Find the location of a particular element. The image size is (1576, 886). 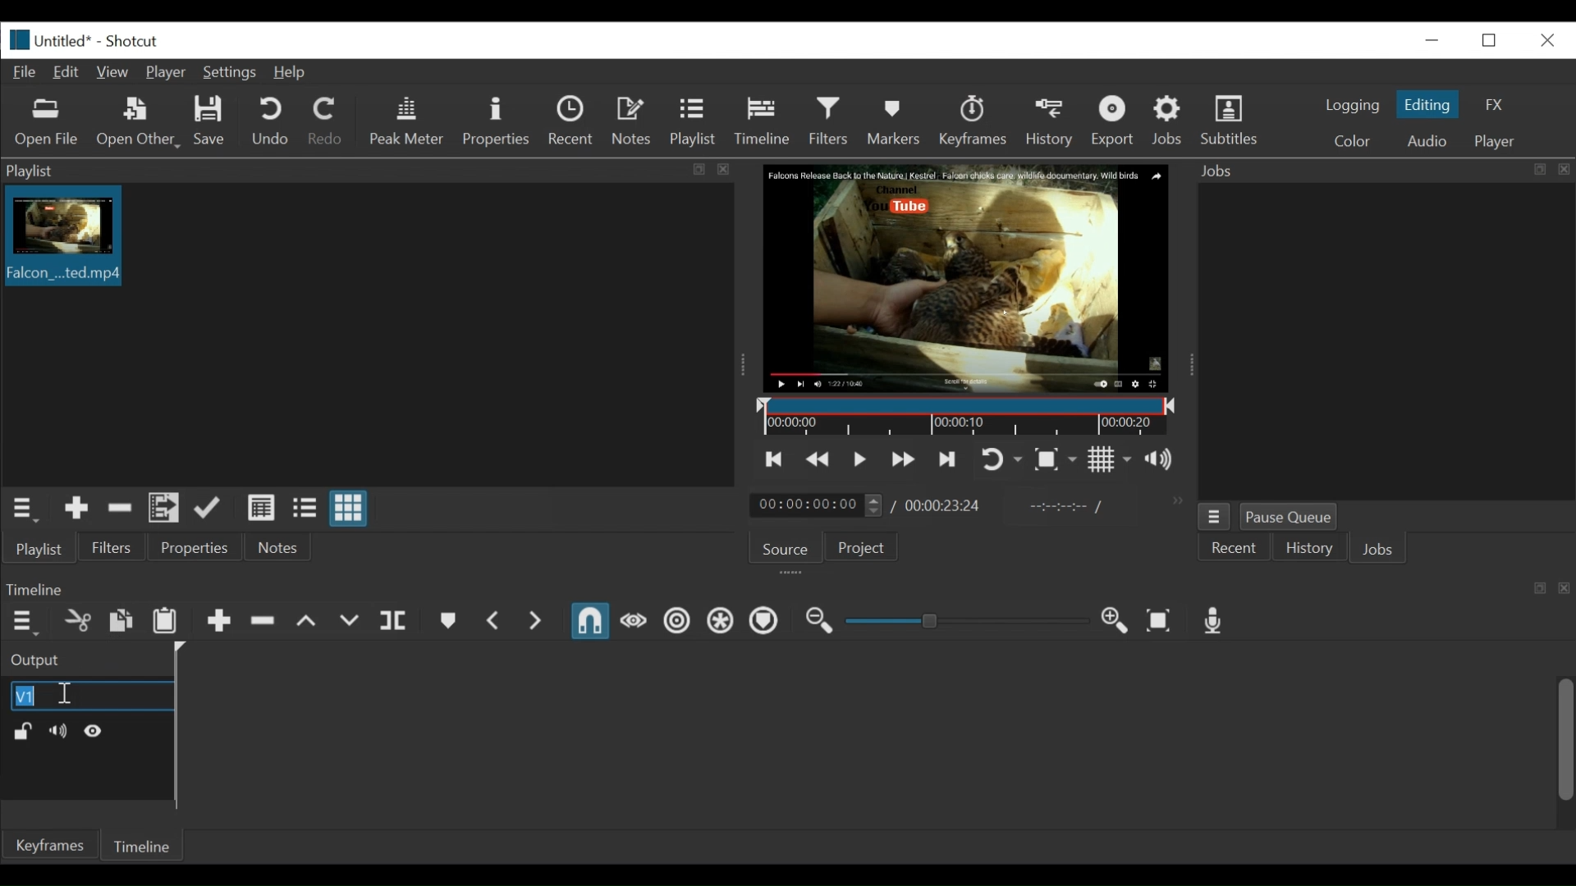

Open Other is located at coordinates (135, 122).